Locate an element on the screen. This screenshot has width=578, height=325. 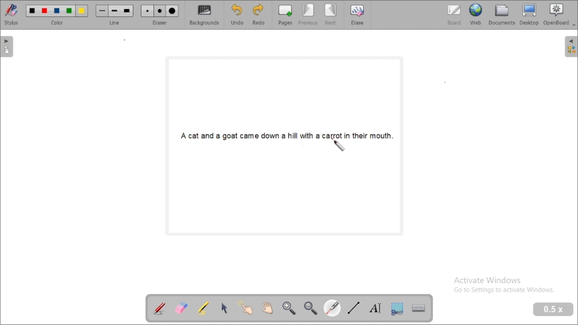
undo is located at coordinates (237, 15).